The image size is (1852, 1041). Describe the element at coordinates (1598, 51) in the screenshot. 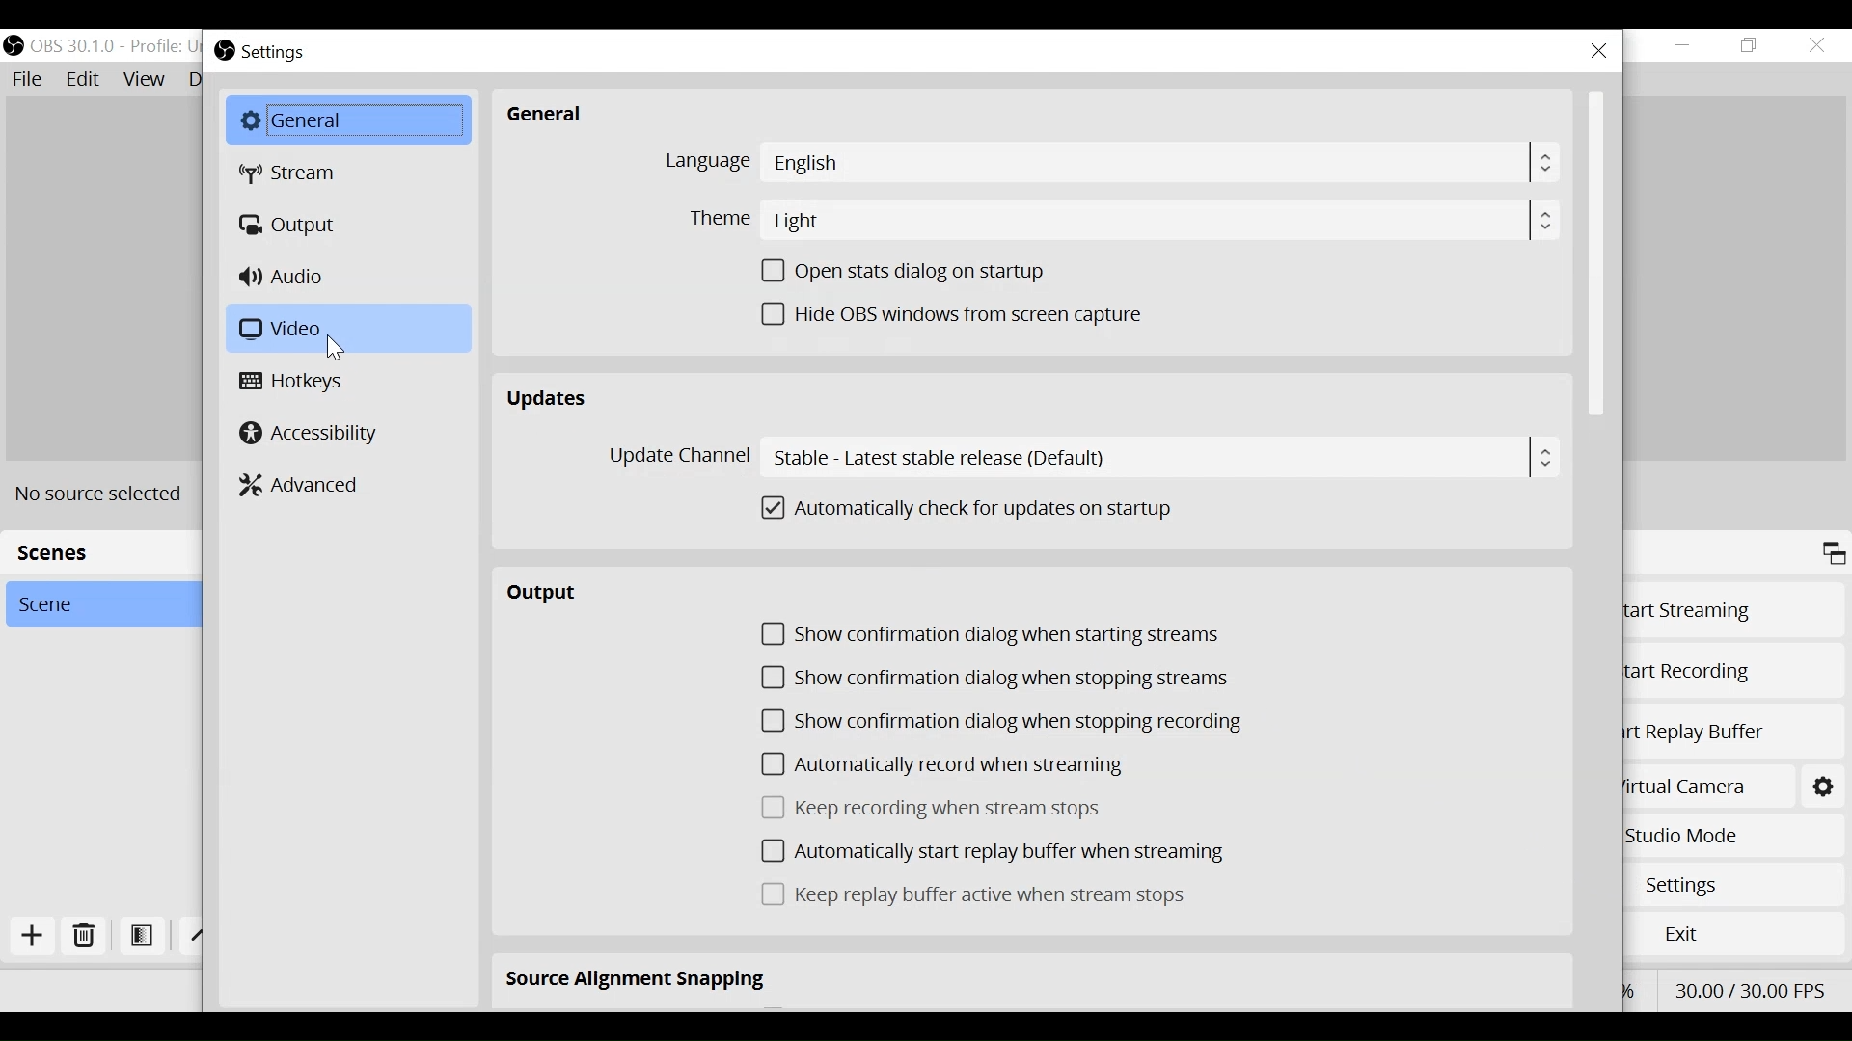

I see `Close` at that location.